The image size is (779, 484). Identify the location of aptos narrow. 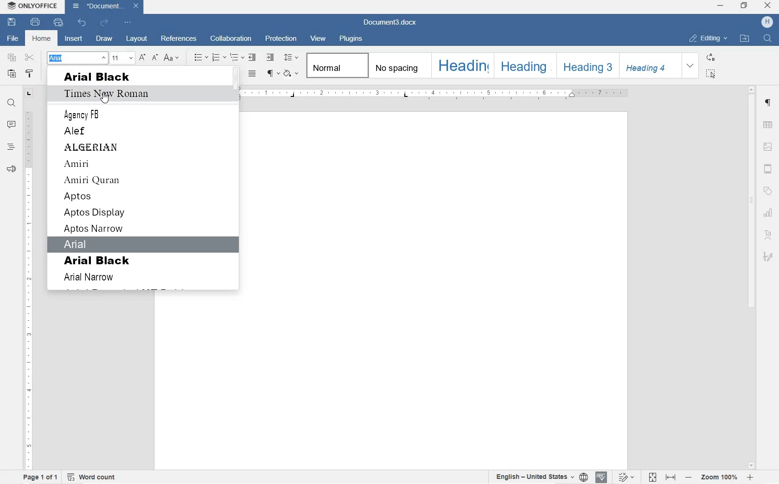
(97, 230).